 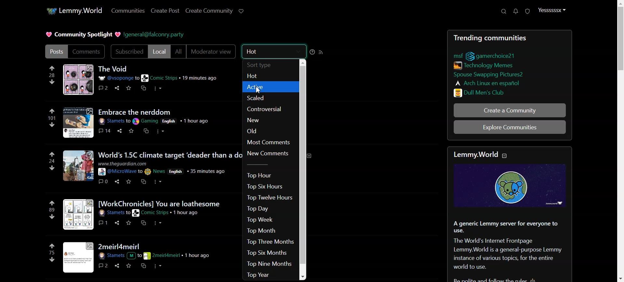 What do you see at coordinates (52, 161) in the screenshot?
I see `24` at bounding box center [52, 161].